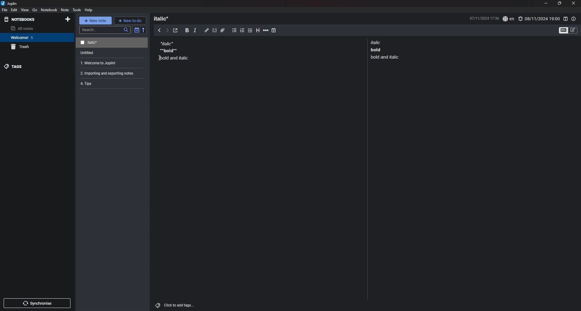  What do you see at coordinates (214, 30) in the screenshot?
I see `code` at bounding box center [214, 30].